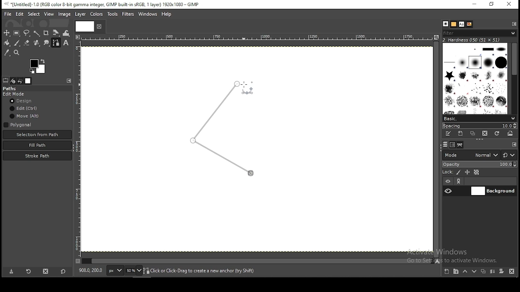  Describe the element at coordinates (201, 270) in the screenshot. I see `click or click-drag to create a new anchor (try shift)` at that location.